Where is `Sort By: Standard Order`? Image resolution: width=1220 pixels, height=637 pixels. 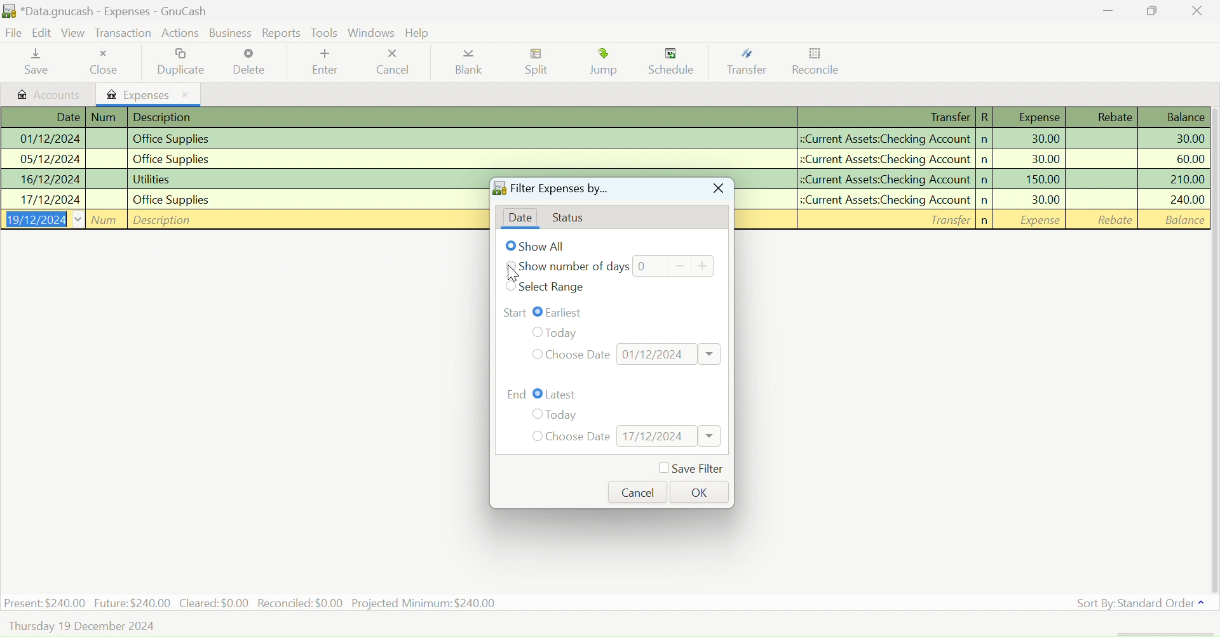 Sort By: Standard Order is located at coordinates (1137, 603).